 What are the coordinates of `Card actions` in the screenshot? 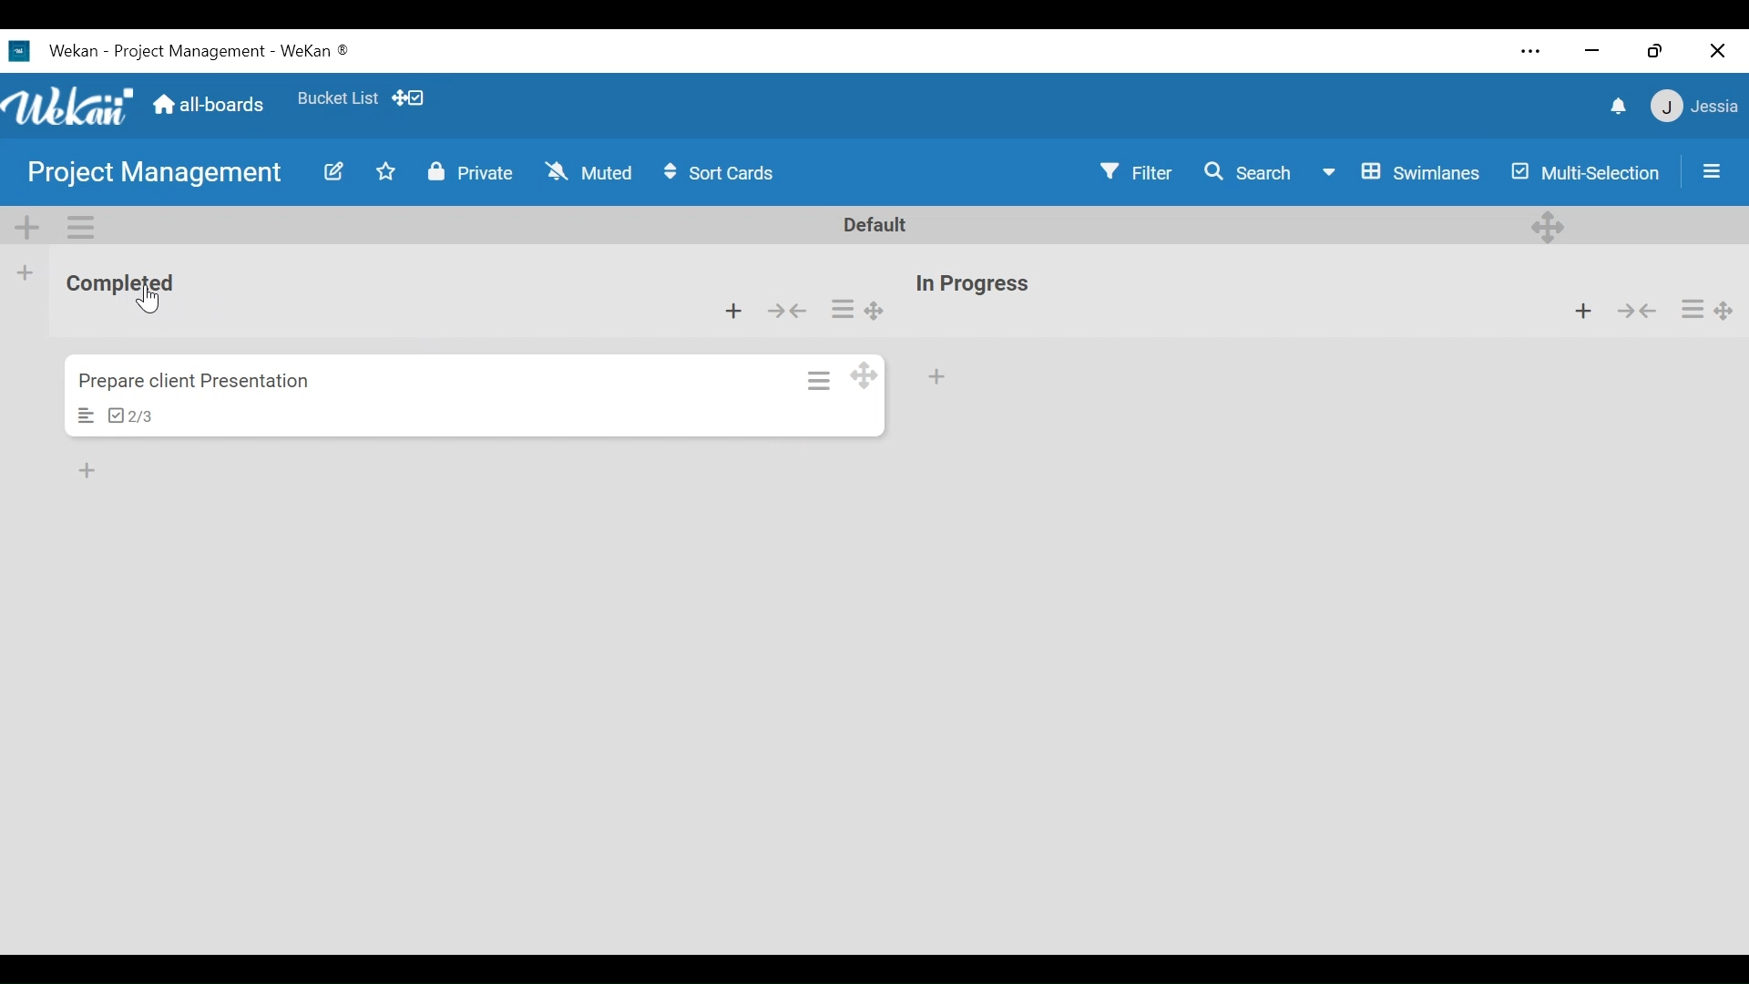 It's located at (819, 380).